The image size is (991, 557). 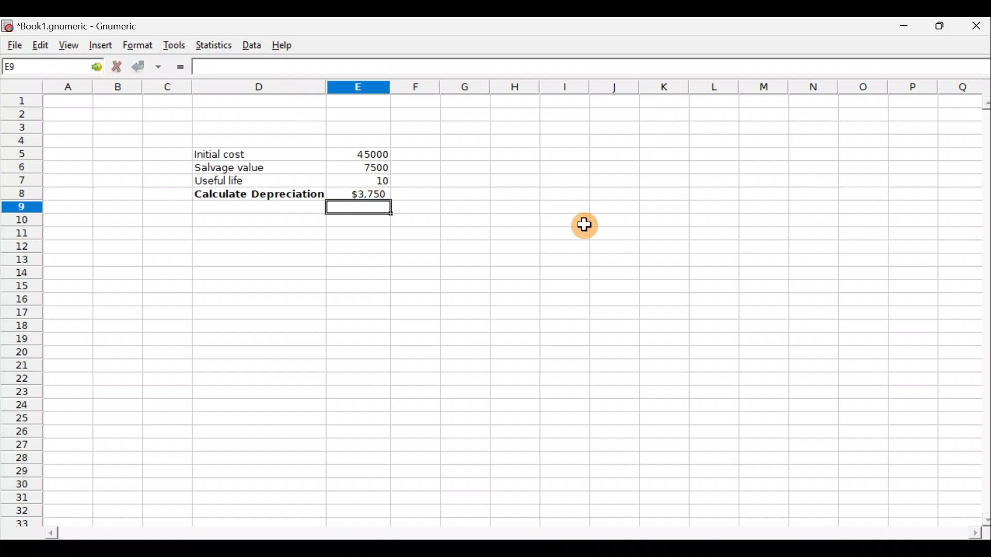 I want to click on Cell name E9, so click(x=35, y=69).